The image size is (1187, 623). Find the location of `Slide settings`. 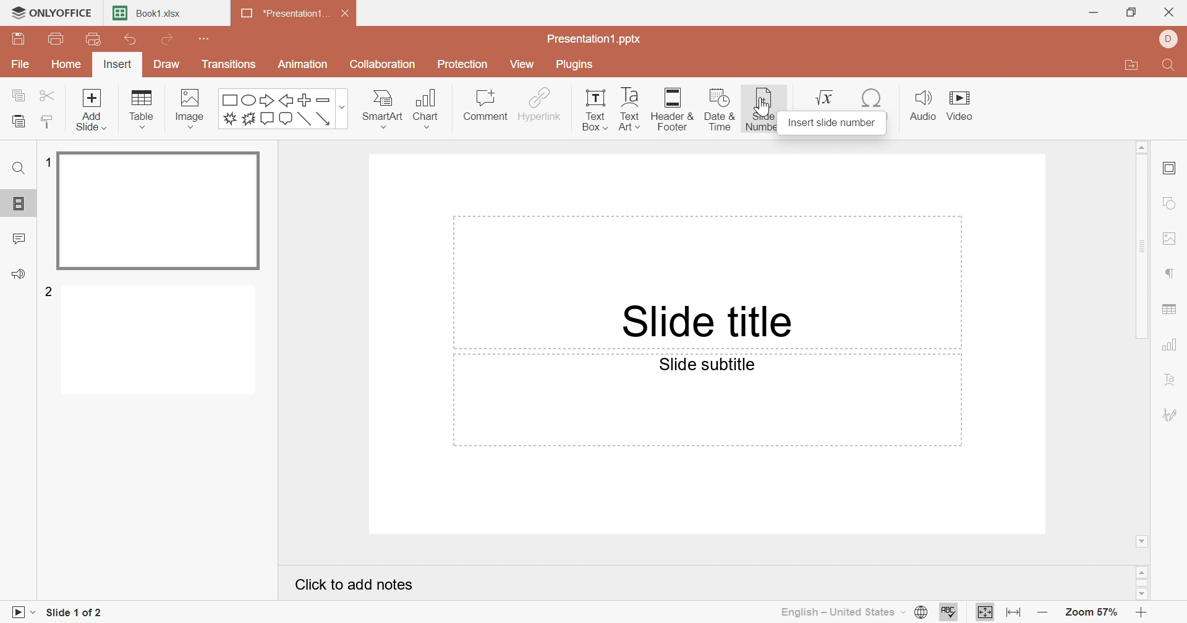

Slide settings is located at coordinates (1172, 169).